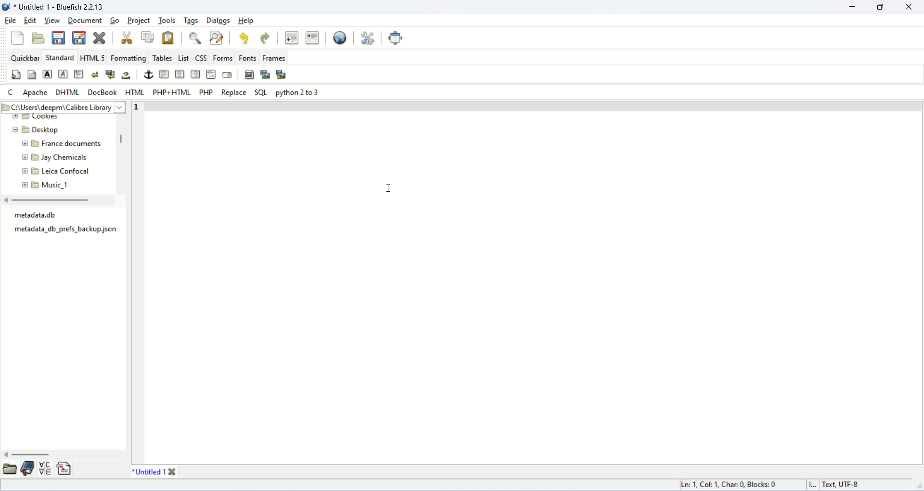  What do you see at coordinates (195, 74) in the screenshot?
I see `right justify` at bounding box center [195, 74].